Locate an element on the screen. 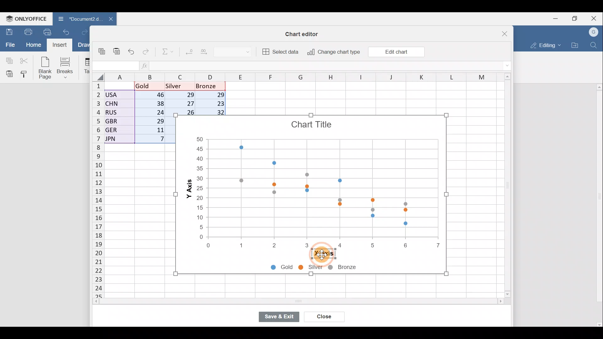 Image resolution: width=603 pixels, height=339 pixels. Cut is located at coordinates (25, 60).